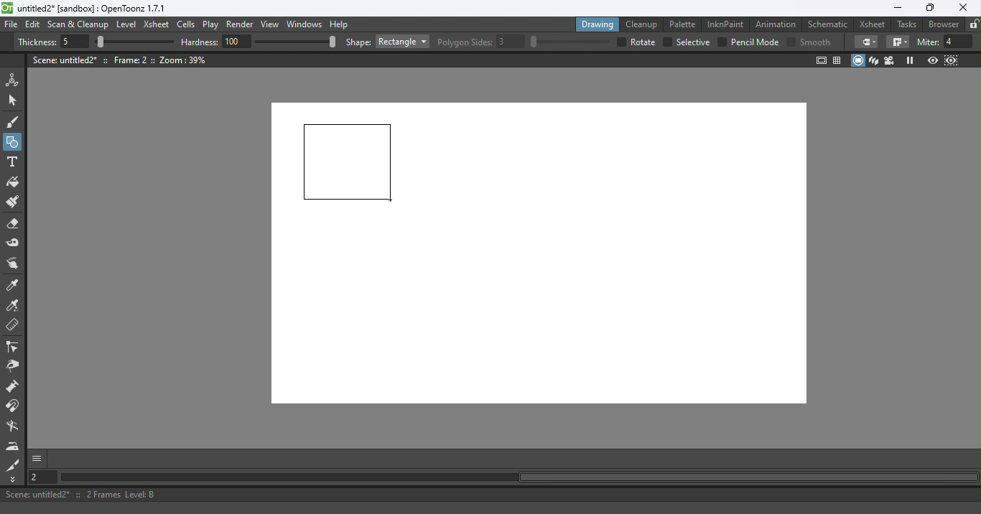  What do you see at coordinates (11, 25) in the screenshot?
I see `File` at bounding box center [11, 25].